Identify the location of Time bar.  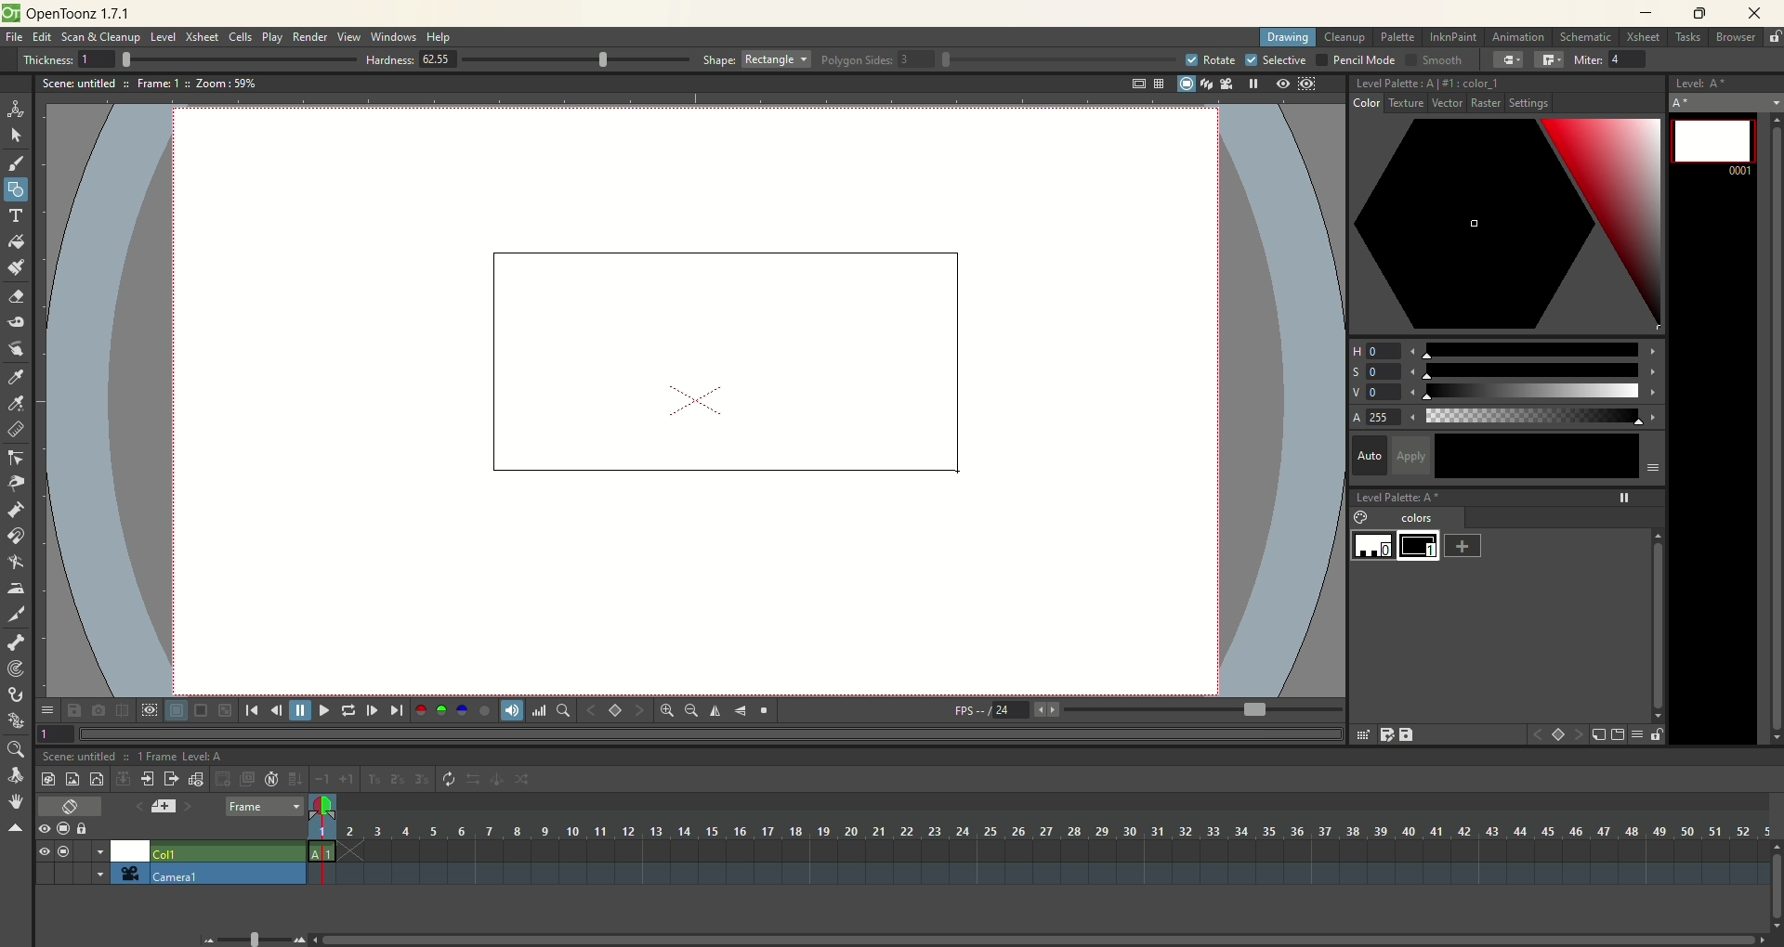
(1054, 831).